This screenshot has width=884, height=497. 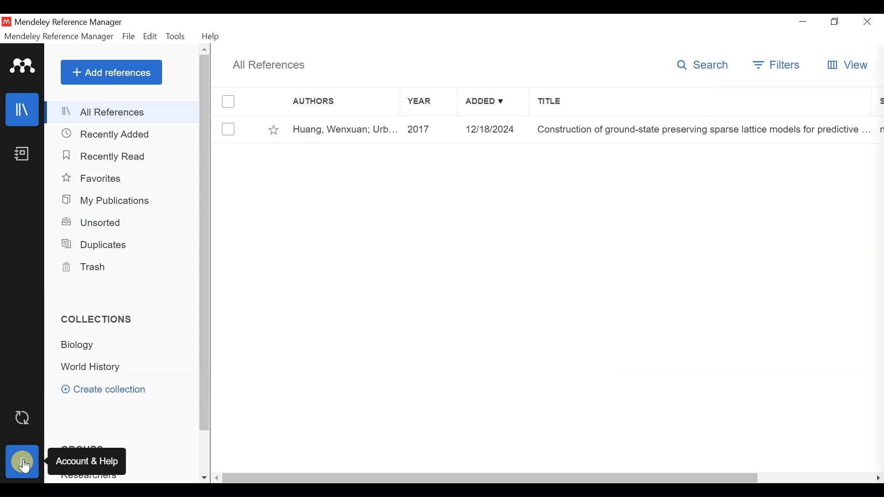 What do you see at coordinates (776, 66) in the screenshot?
I see `Filters` at bounding box center [776, 66].